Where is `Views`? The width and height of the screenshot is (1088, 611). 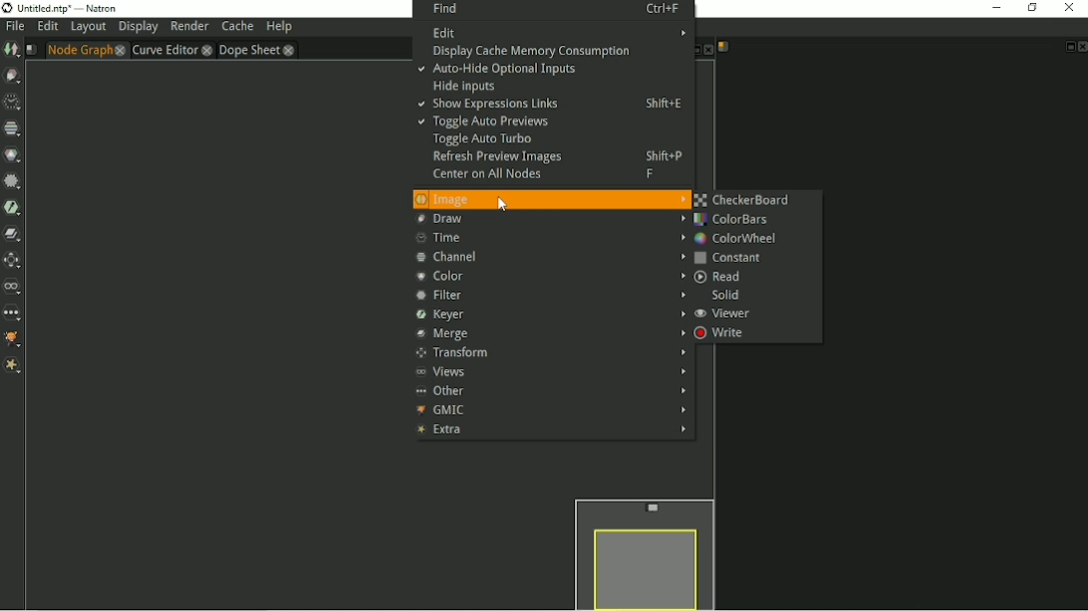 Views is located at coordinates (551, 372).